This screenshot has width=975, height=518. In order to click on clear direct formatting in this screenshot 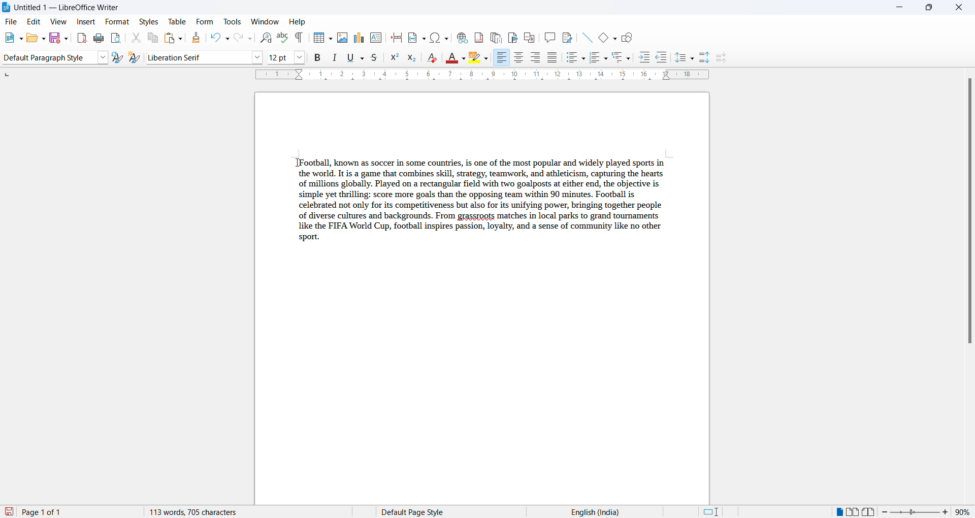, I will do `click(432, 57)`.